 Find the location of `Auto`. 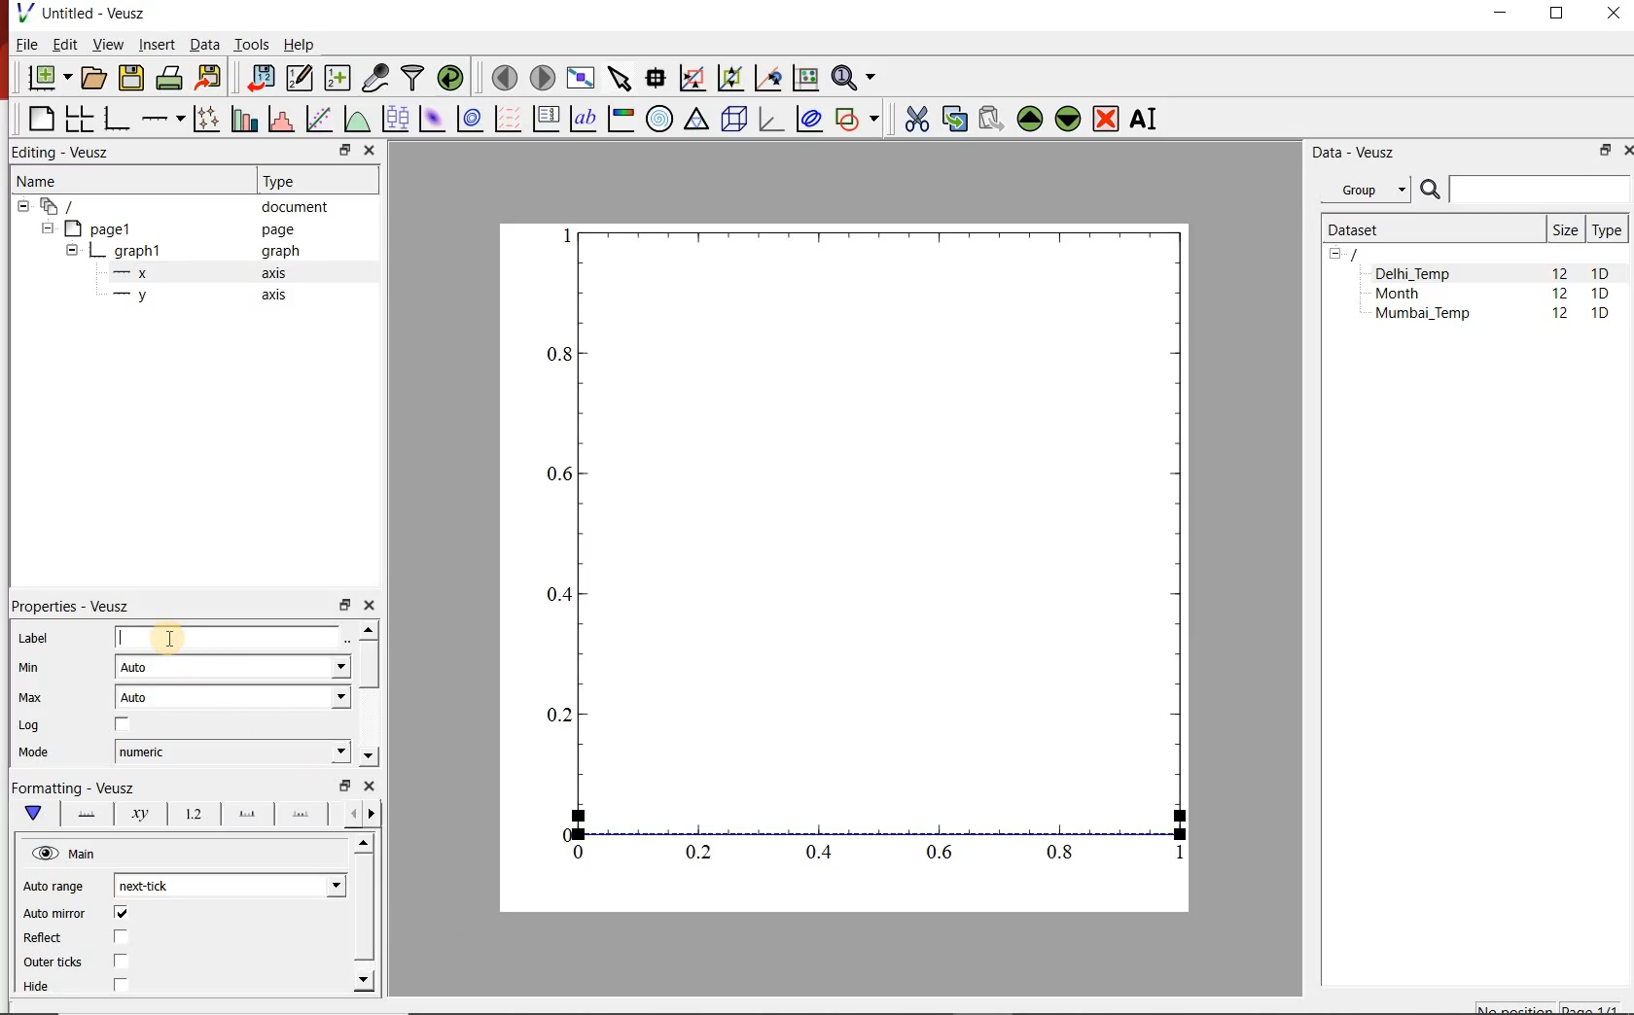

Auto is located at coordinates (233, 666).